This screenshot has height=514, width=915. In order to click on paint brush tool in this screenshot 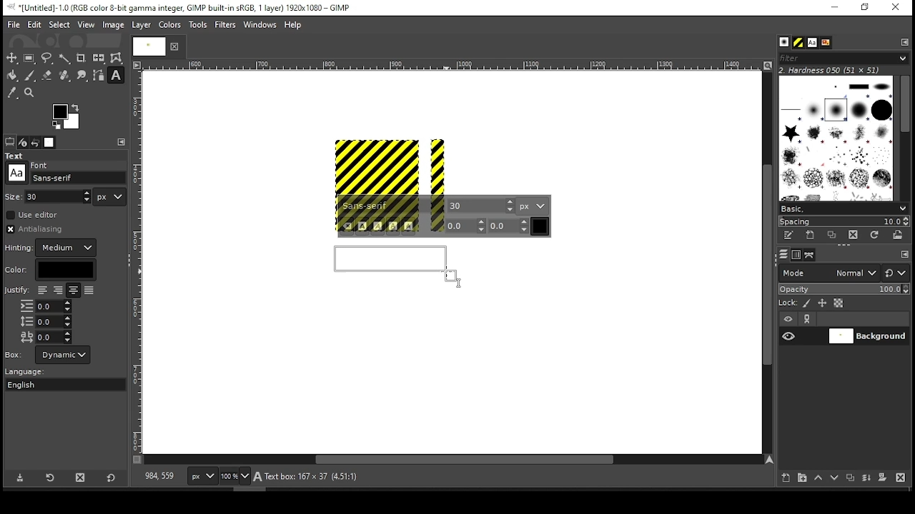, I will do `click(30, 75)`.